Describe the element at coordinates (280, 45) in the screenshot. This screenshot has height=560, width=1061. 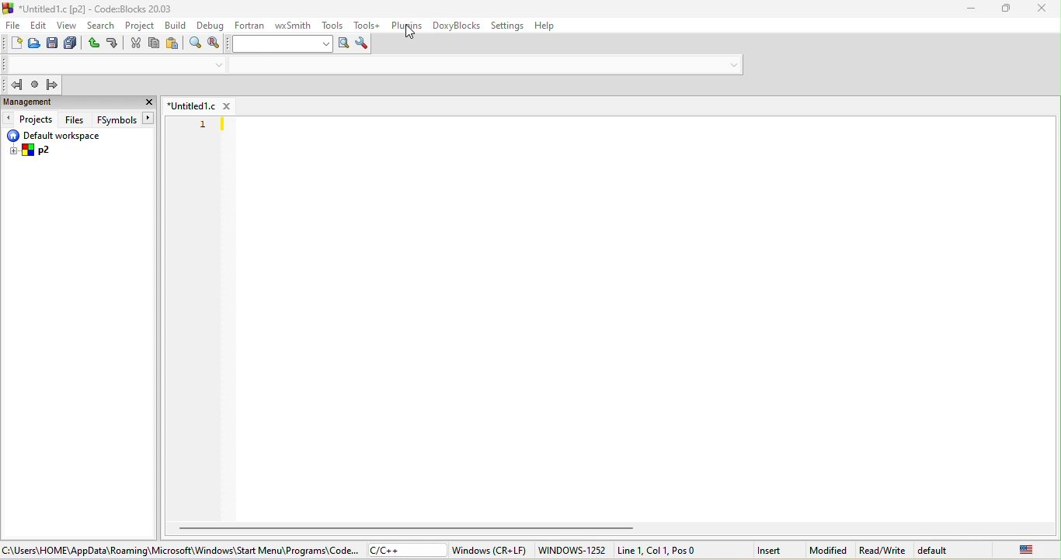
I see `search text box` at that location.